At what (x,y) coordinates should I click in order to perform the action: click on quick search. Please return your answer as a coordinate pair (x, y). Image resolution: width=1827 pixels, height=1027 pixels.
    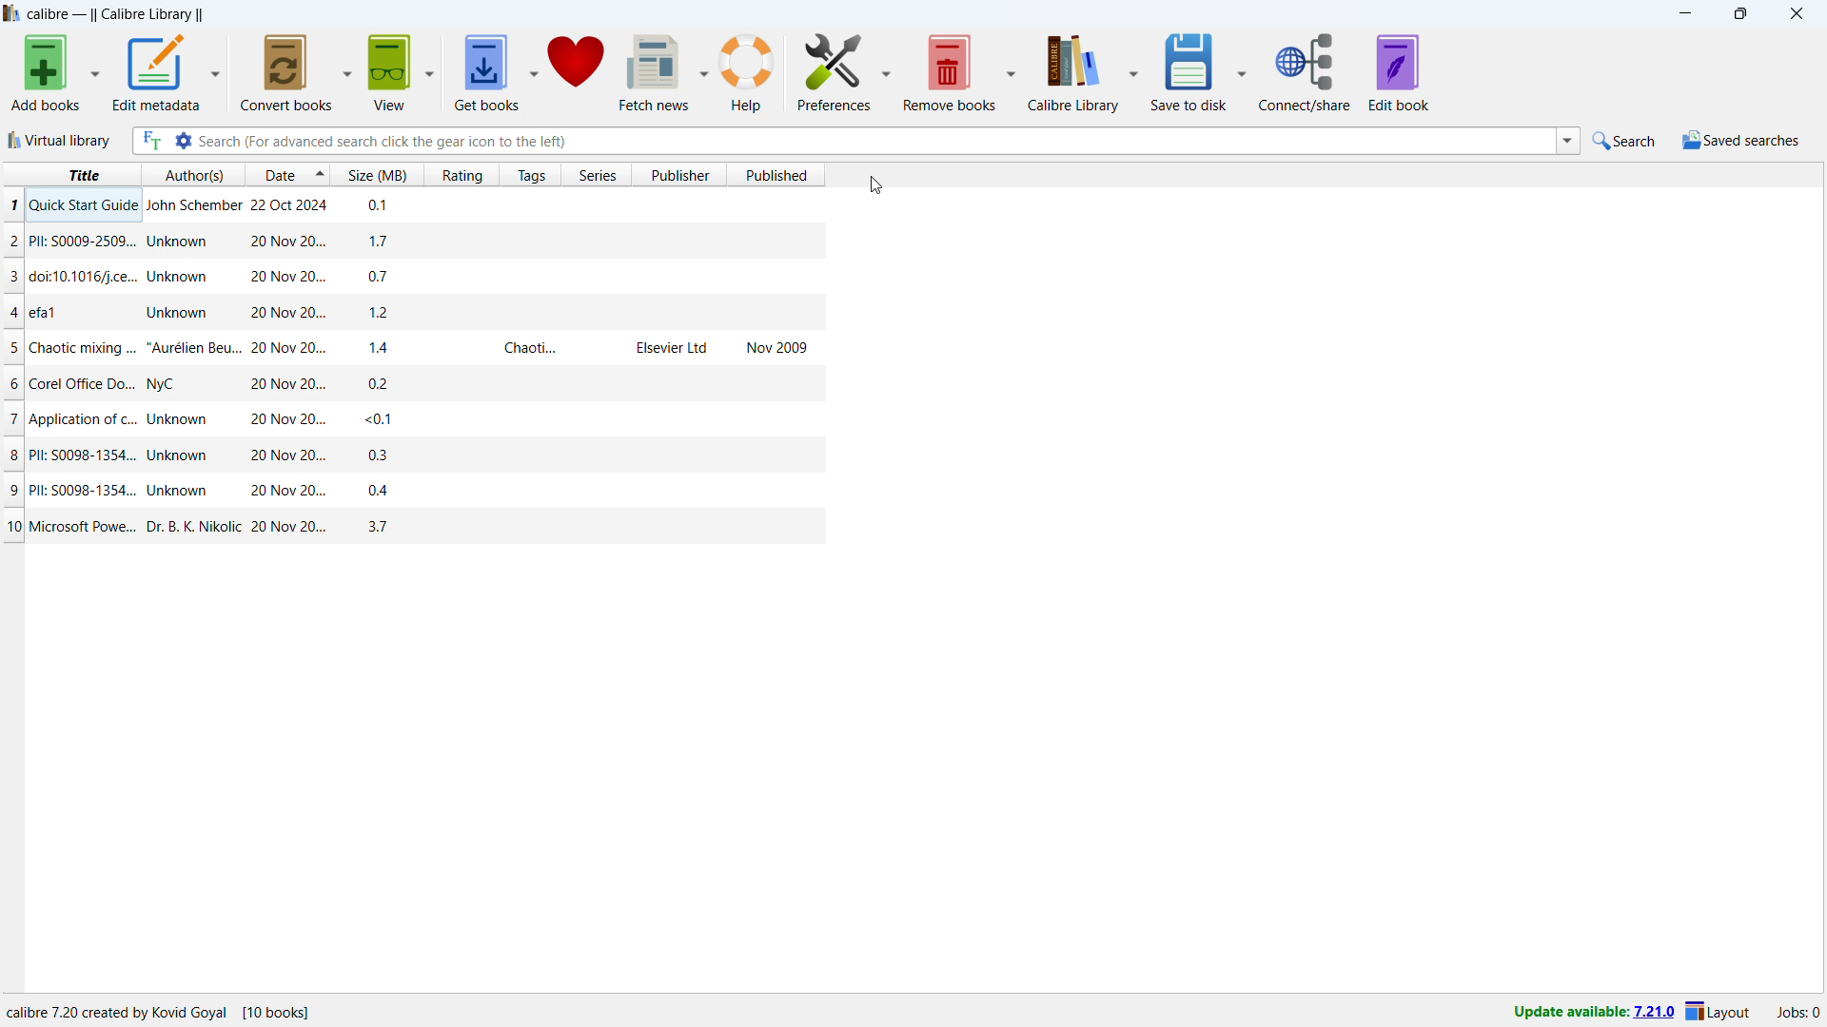
    Looking at the image, I should click on (1625, 139).